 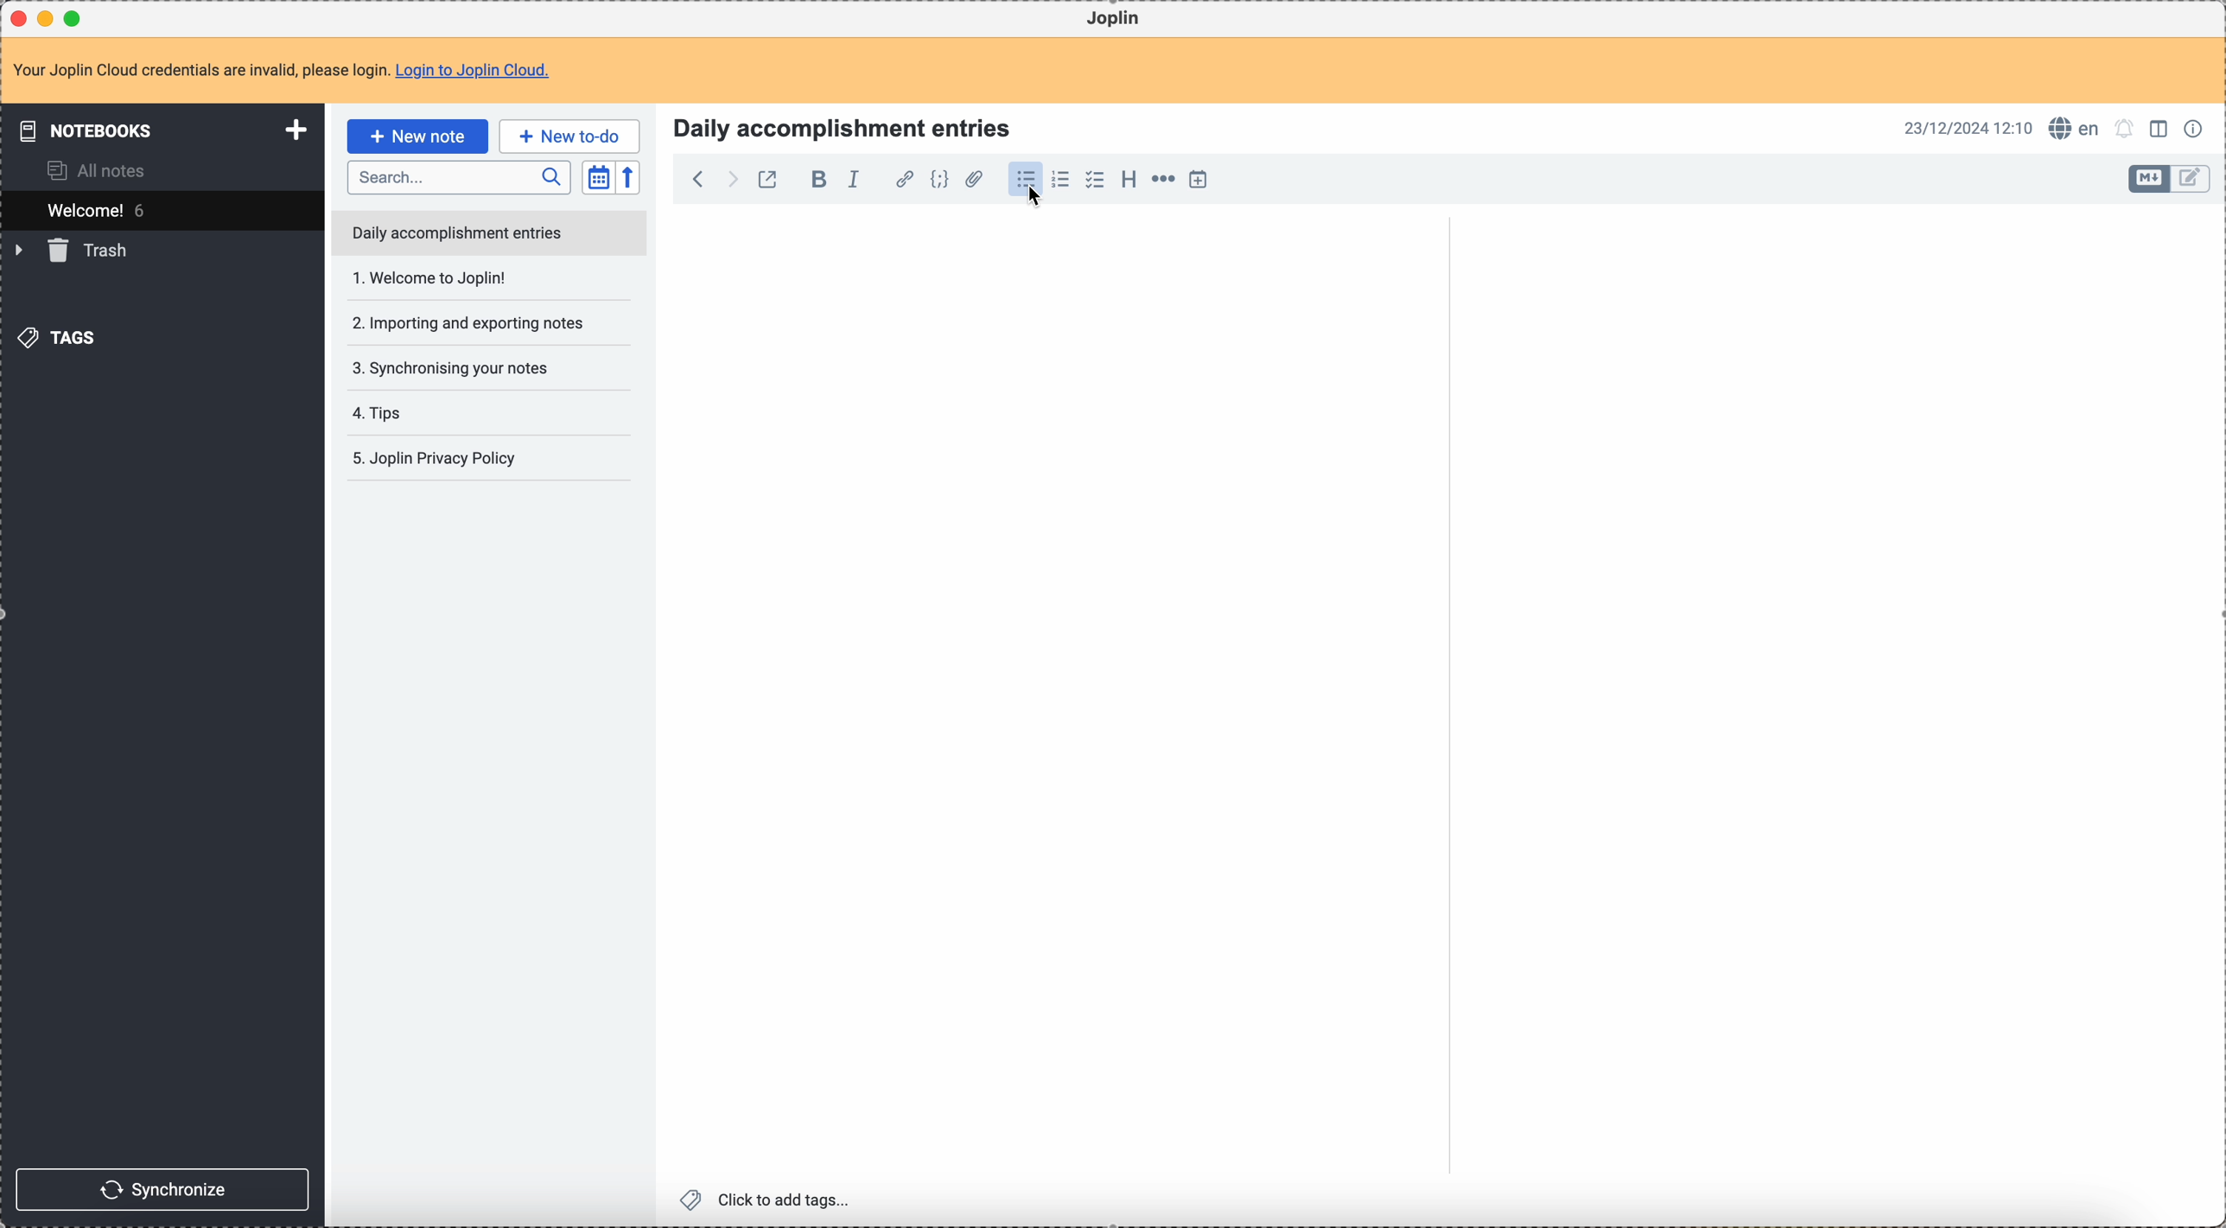 What do you see at coordinates (1198, 180) in the screenshot?
I see `insert time` at bounding box center [1198, 180].